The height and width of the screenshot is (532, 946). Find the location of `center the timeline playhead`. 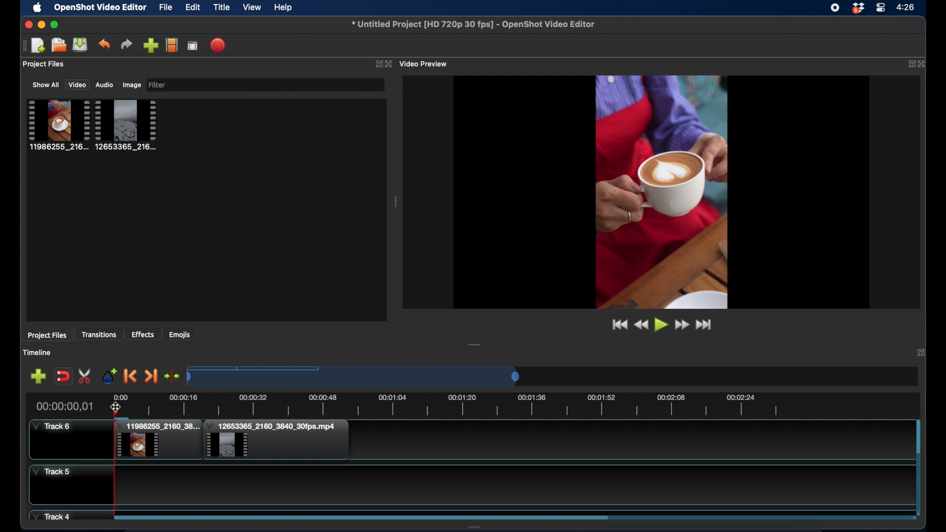

center the timeline playhead is located at coordinates (172, 377).